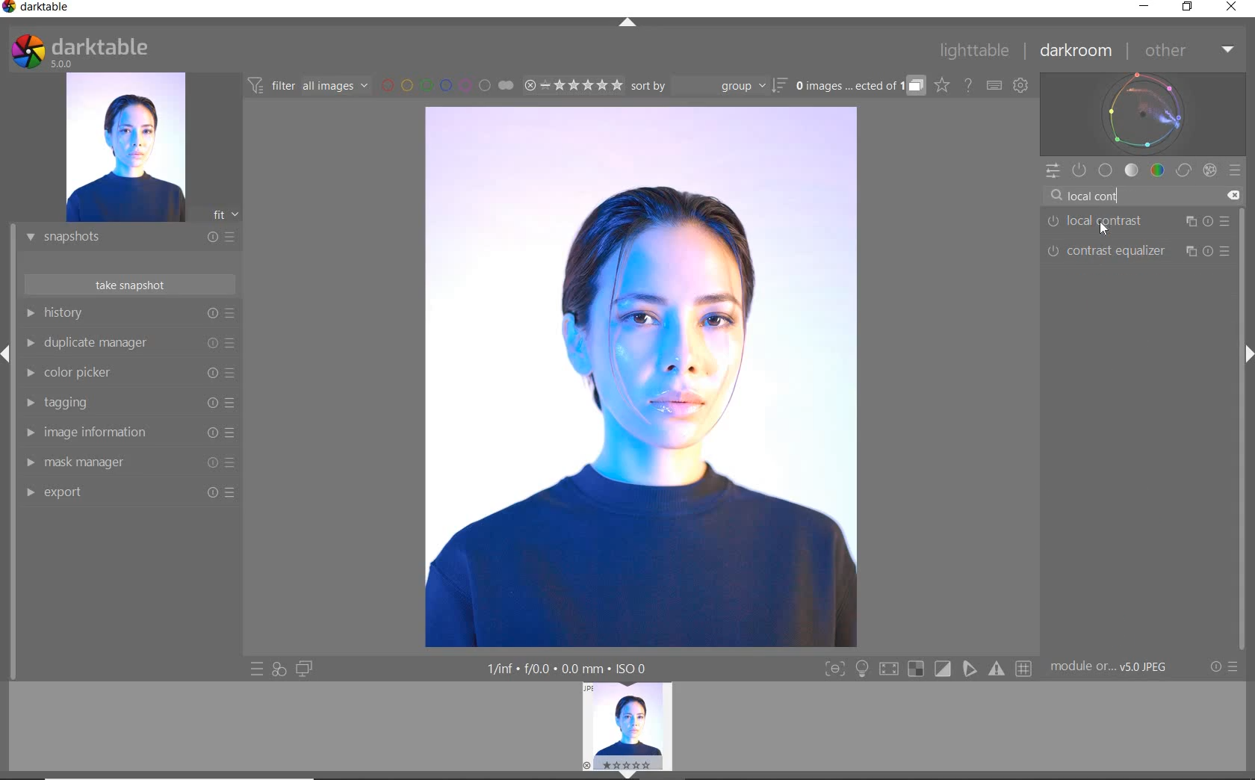 The image size is (1255, 780). Describe the element at coordinates (1025, 669) in the screenshot. I see `Button` at that location.